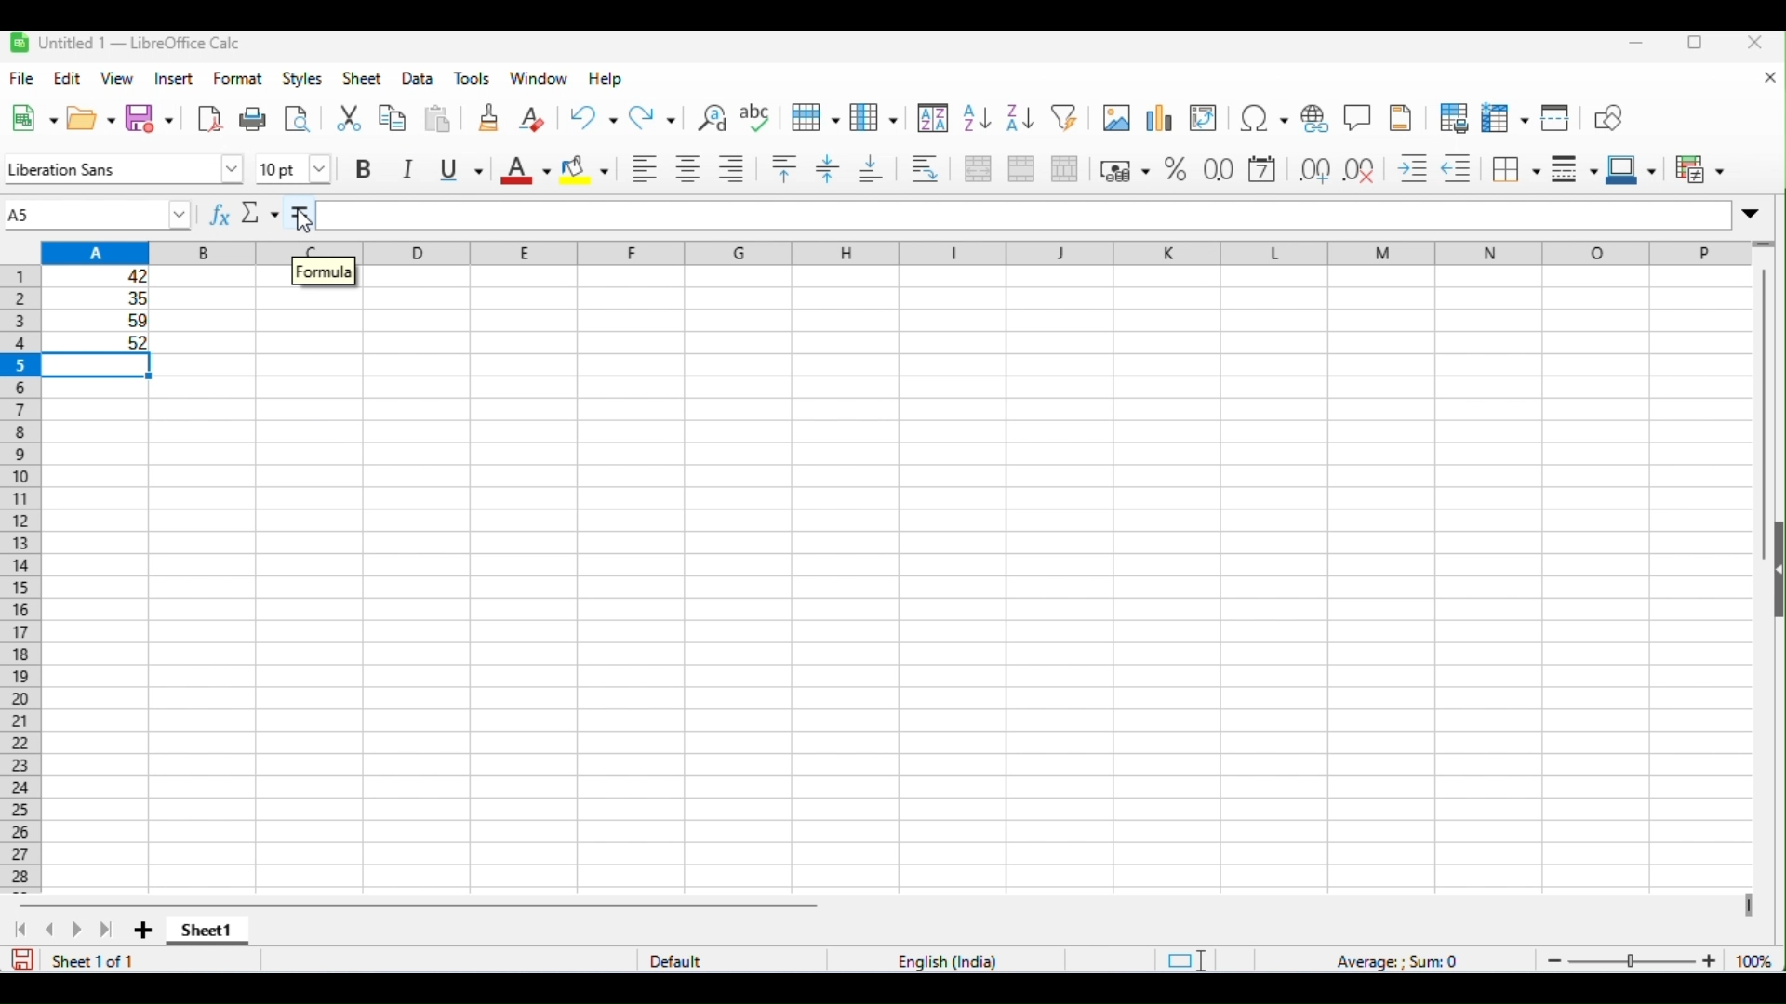 Image resolution: width=1786 pixels, height=1004 pixels. What do you see at coordinates (1357, 117) in the screenshot?
I see `insert comments` at bounding box center [1357, 117].